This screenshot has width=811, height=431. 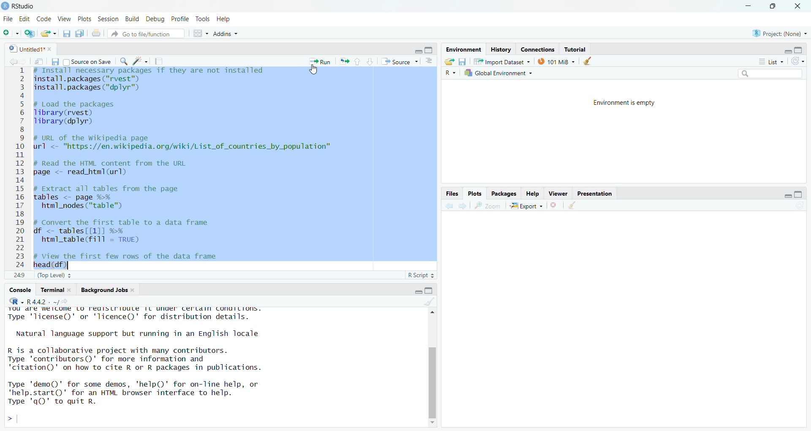 What do you see at coordinates (474, 193) in the screenshot?
I see `Plots` at bounding box center [474, 193].